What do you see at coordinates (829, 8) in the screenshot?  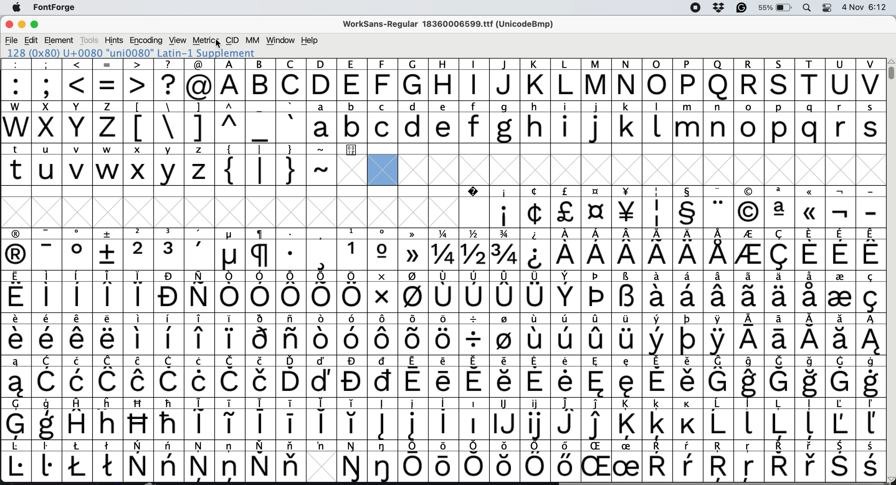 I see `control center` at bounding box center [829, 8].